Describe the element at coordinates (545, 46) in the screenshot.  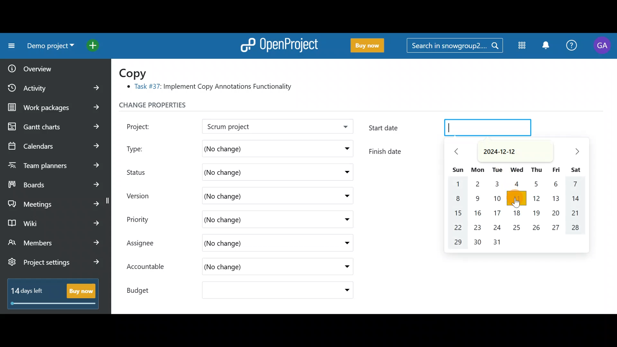
I see `Notification centre` at that location.